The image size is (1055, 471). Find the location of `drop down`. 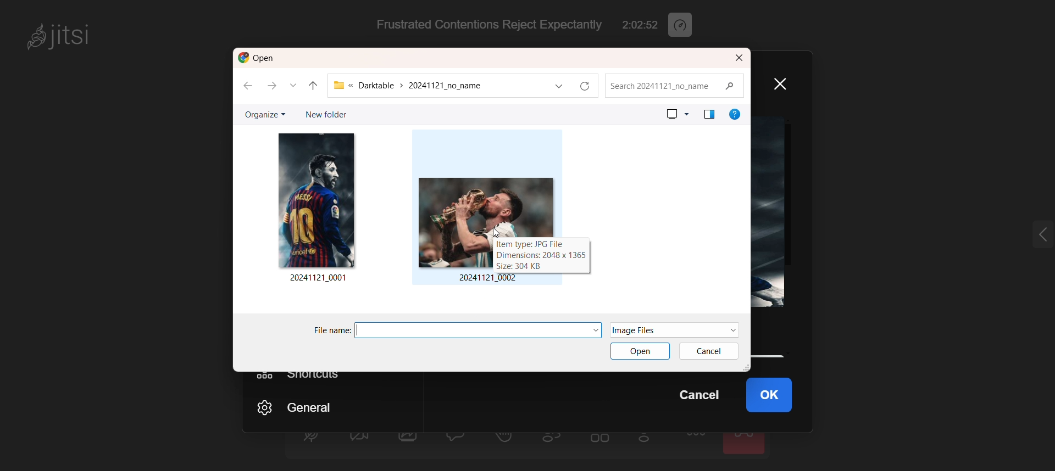

drop down is located at coordinates (296, 86).